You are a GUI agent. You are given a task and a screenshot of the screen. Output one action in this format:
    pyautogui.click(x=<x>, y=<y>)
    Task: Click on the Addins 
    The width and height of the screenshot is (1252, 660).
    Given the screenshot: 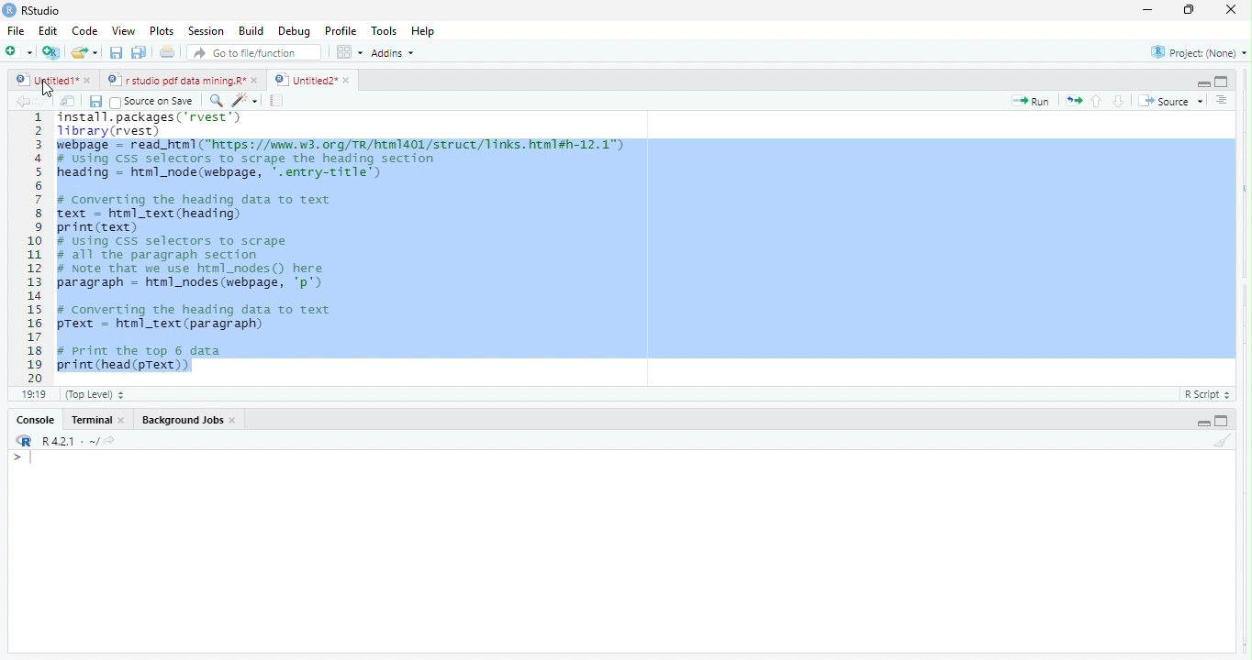 What is the action you would take?
    pyautogui.click(x=397, y=52)
    